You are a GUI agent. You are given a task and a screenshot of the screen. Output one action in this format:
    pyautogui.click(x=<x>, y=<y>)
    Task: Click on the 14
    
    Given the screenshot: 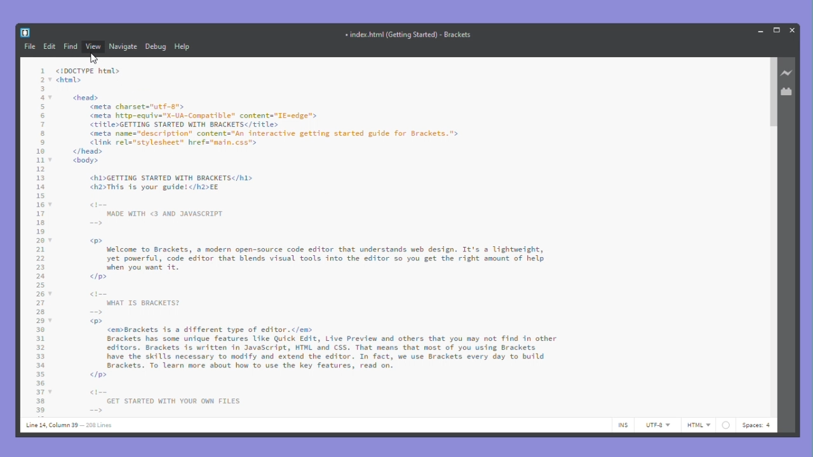 What is the action you would take?
    pyautogui.click(x=40, y=187)
    